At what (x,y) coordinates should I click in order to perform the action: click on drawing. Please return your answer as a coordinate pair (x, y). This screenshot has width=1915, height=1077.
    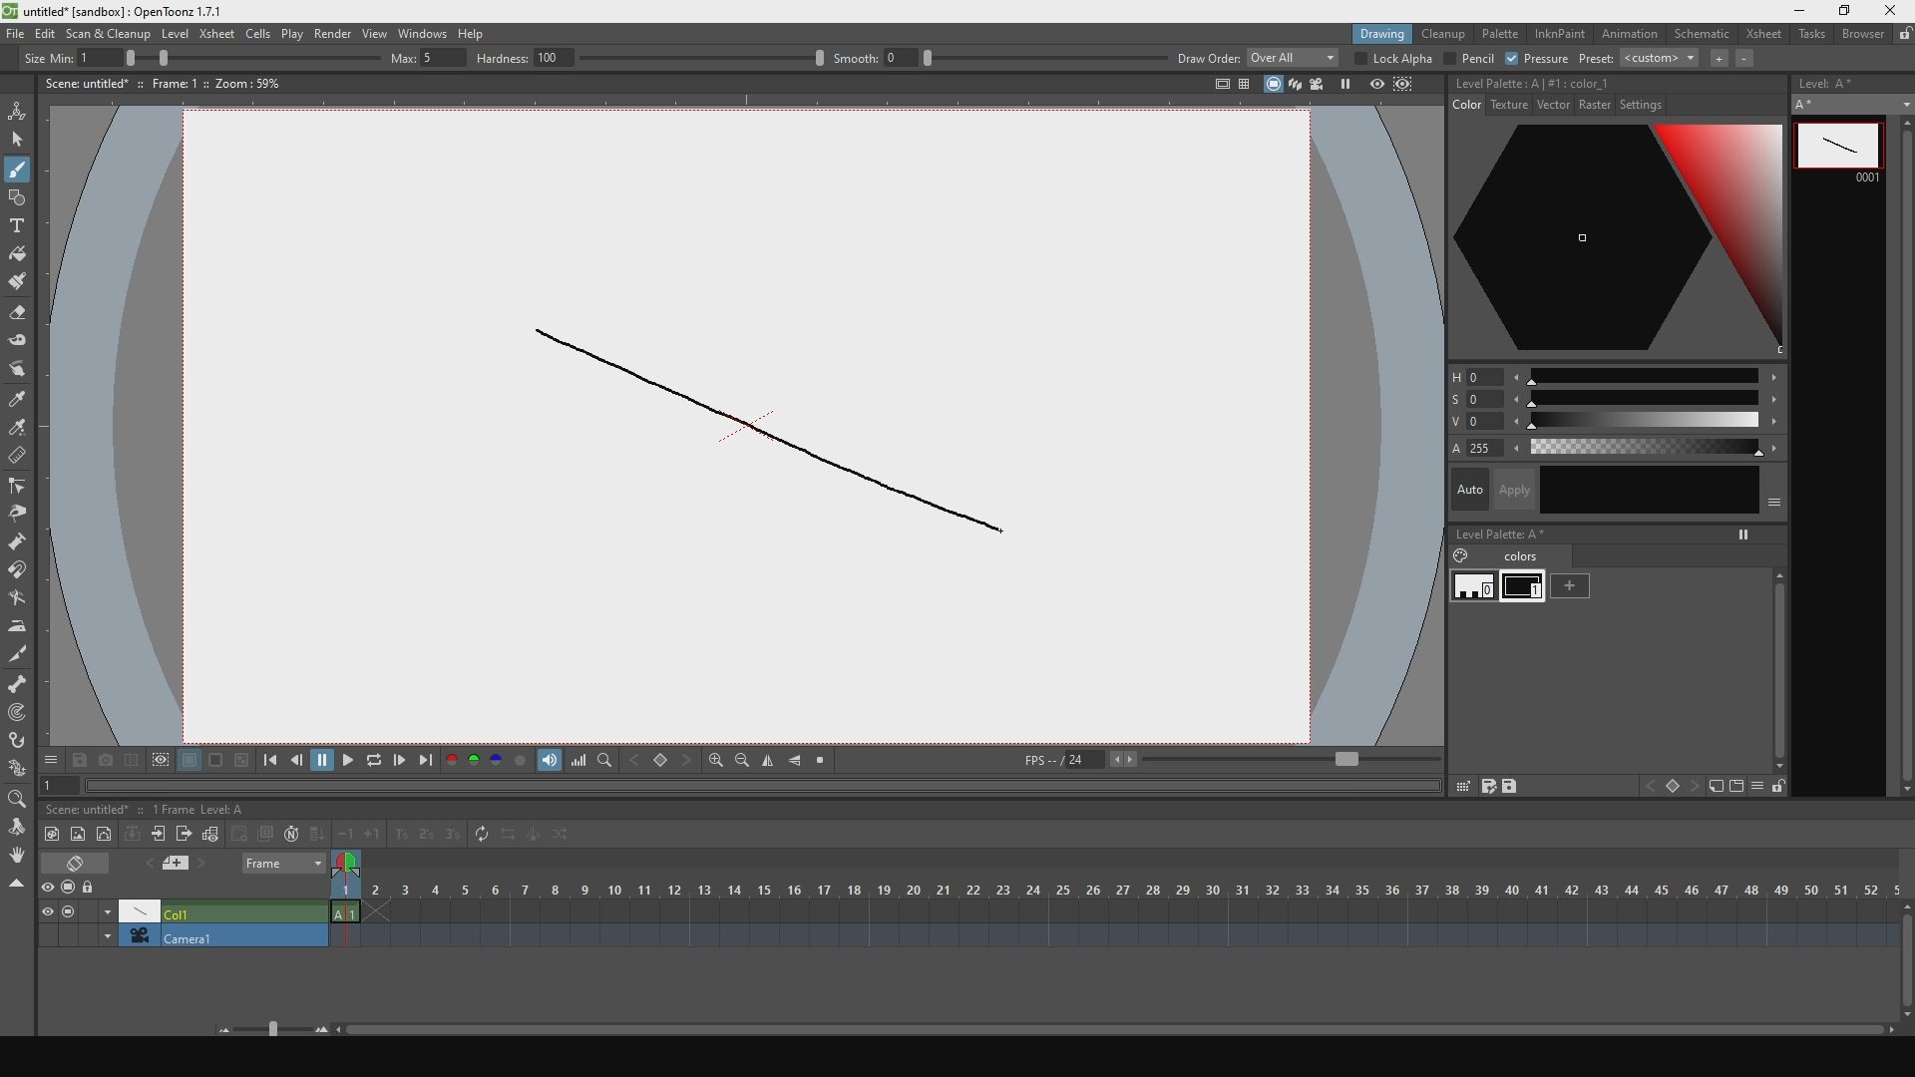
    Looking at the image, I should click on (1370, 35).